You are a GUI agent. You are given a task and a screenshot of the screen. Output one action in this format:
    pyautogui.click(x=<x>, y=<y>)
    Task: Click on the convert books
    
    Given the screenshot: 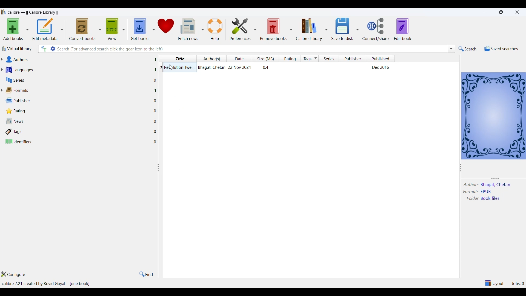 What is the action you would take?
    pyautogui.click(x=82, y=28)
    